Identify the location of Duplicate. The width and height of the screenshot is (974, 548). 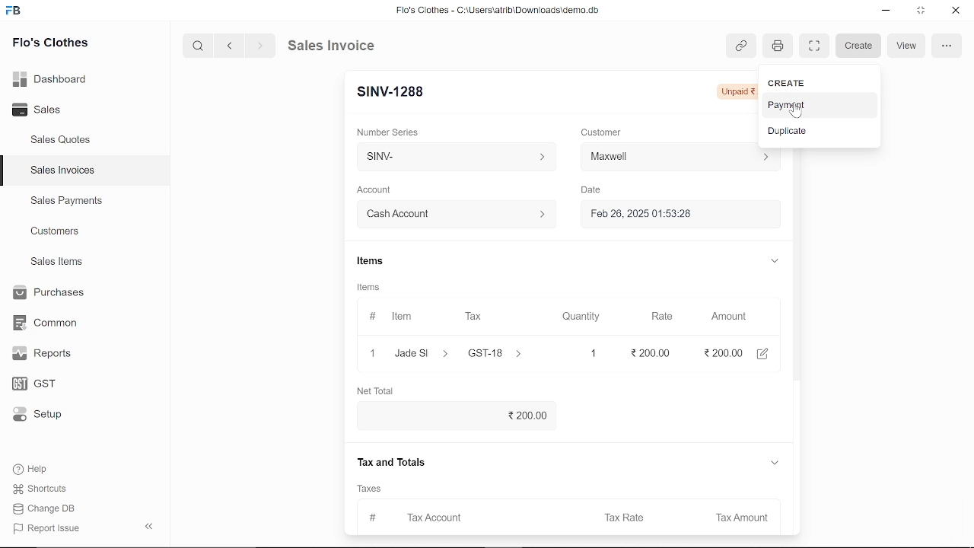
(819, 132).